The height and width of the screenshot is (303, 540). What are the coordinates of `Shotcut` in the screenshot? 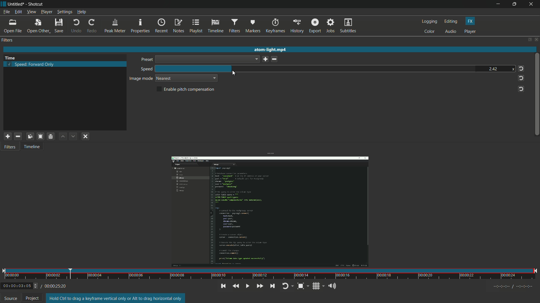 It's located at (36, 4).